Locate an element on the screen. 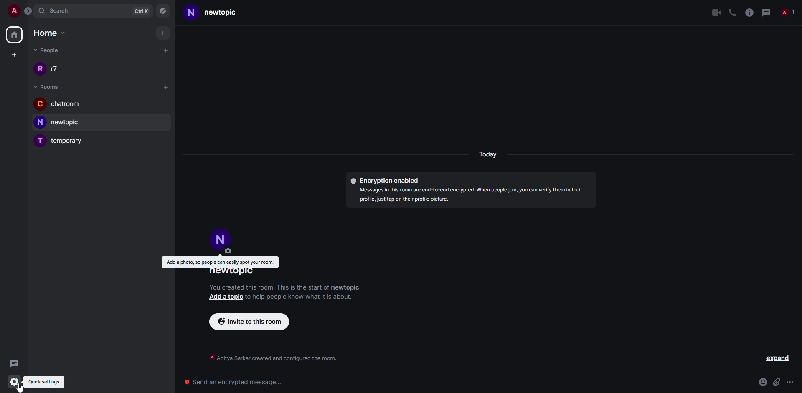 The image size is (802, 393). create space is located at coordinates (13, 55).